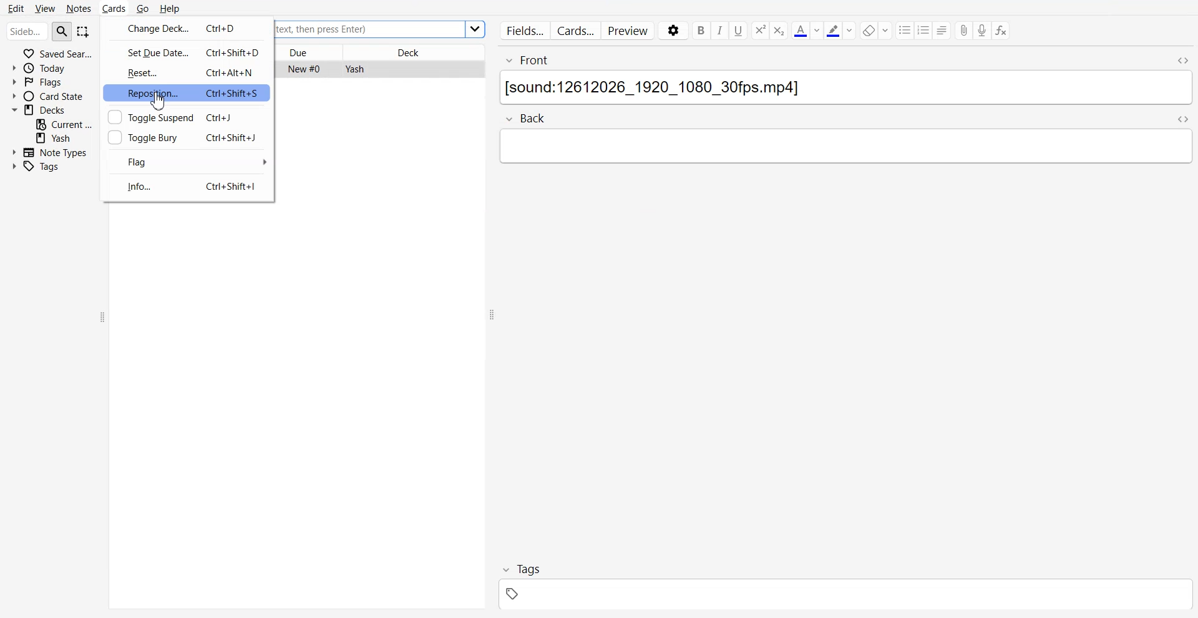  Describe the element at coordinates (53, 53) in the screenshot. I see `Saved Search` at that location.